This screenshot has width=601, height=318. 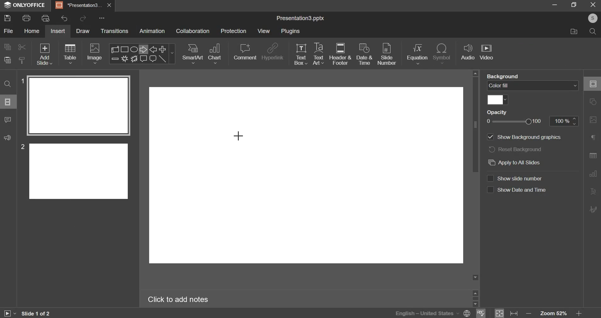 What do you see at coordinates (7, 60) in the screenshot?
I see `paste` at bounding box center [7, 60].